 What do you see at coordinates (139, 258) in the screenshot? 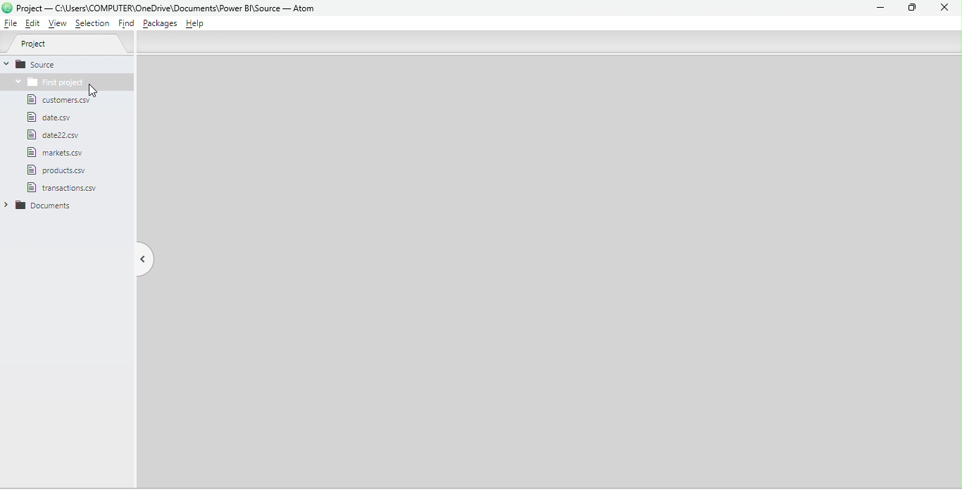
I see `Toggle tree view` at bounding box center [139, 258].